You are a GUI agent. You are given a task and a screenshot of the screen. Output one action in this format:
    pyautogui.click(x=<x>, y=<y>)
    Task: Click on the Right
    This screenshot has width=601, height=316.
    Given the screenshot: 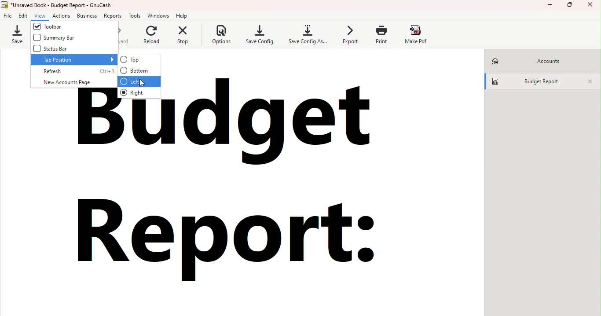 What is the action you would take?
    pyautogui.click(x=138, y=92)
    